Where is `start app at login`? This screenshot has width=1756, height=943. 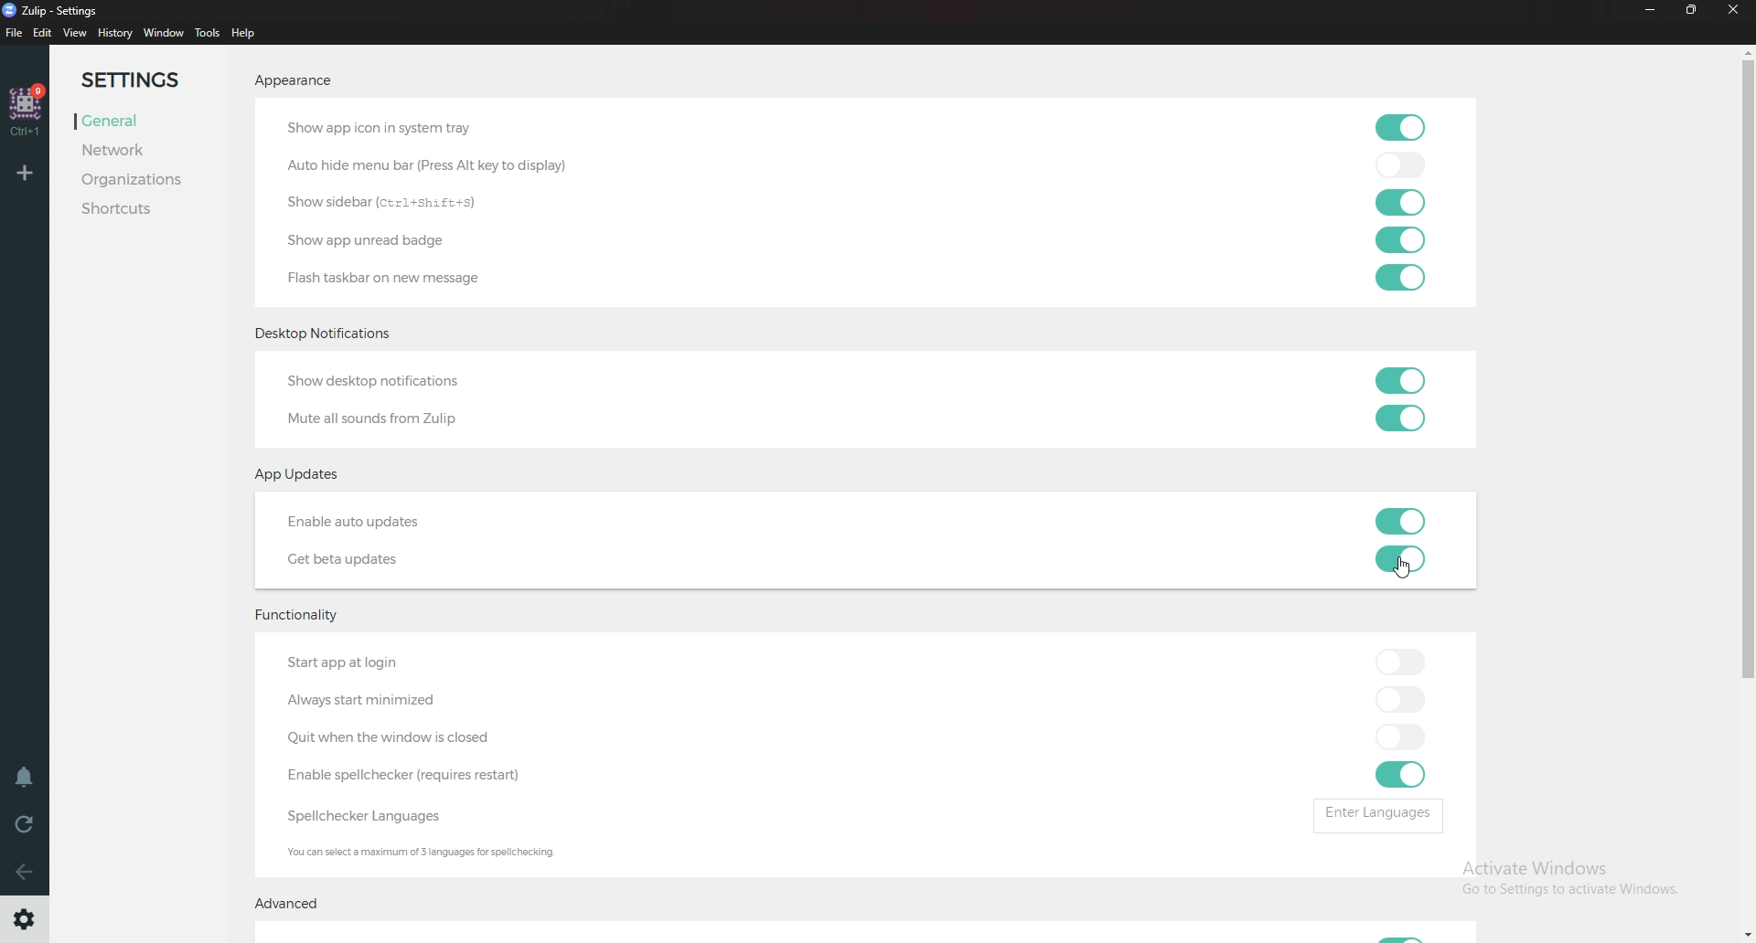
start app at login is located at coordinates (359, 664).